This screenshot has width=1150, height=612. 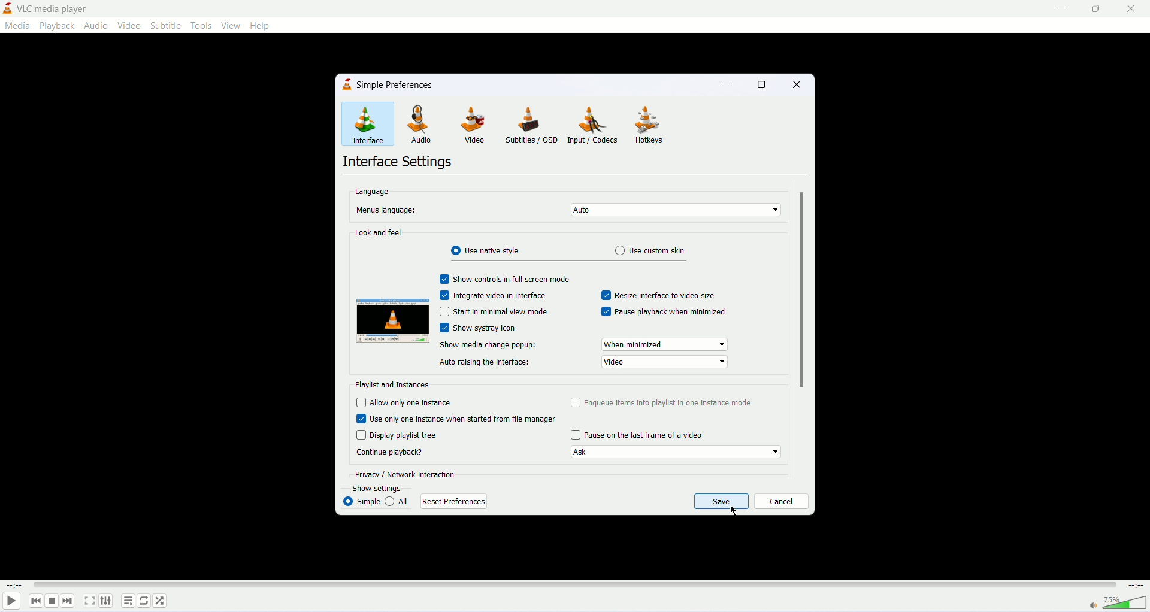 What do you see at coordinates (464, 420) in the screenshot?
I see `use only one instance when started from file manager` at bounding box center [464, 420].